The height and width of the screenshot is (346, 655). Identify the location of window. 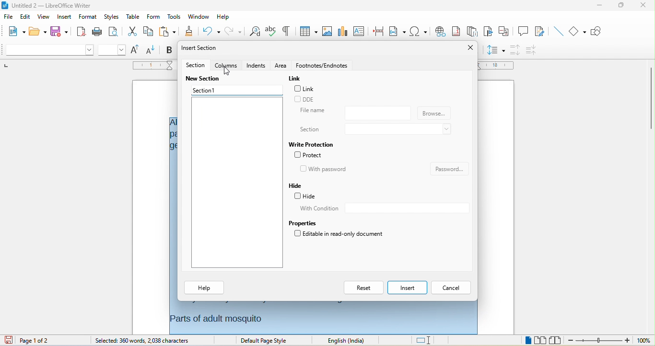
(199, 16).